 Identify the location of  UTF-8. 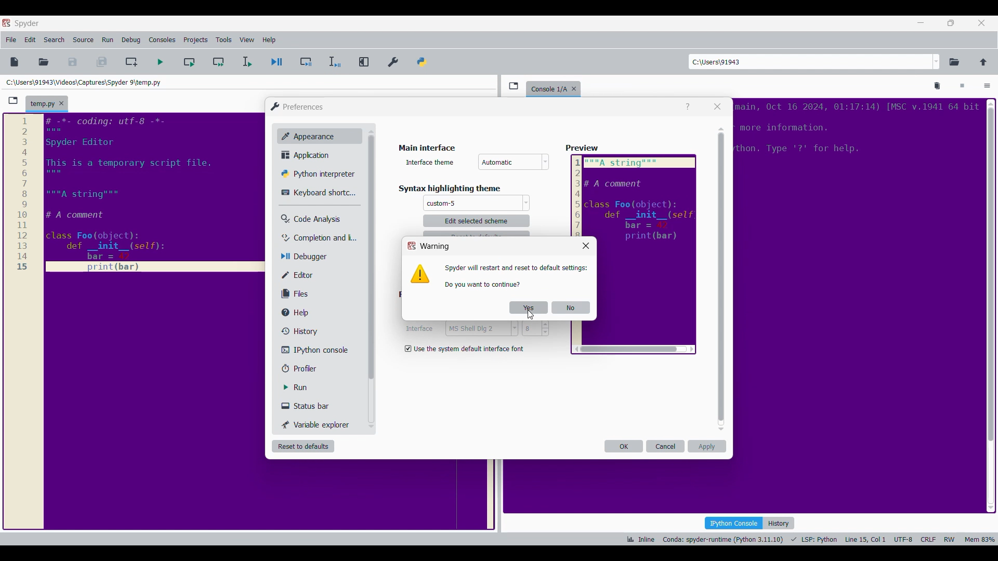
(903, 540).